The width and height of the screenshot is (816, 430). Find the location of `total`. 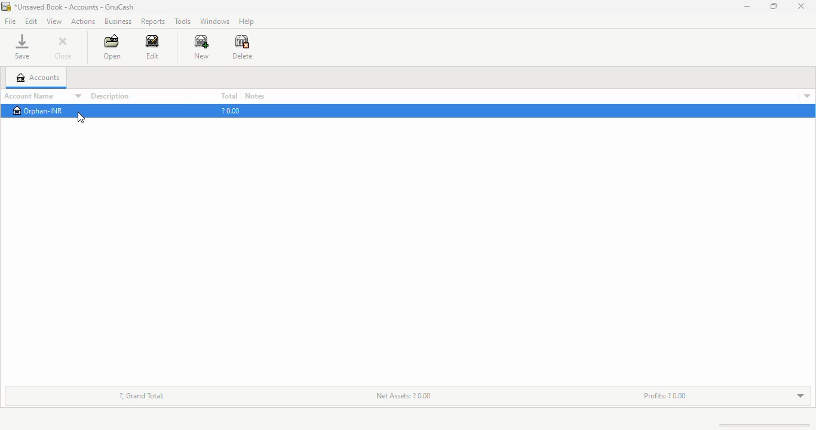

total is located at coordinates (229, 96).